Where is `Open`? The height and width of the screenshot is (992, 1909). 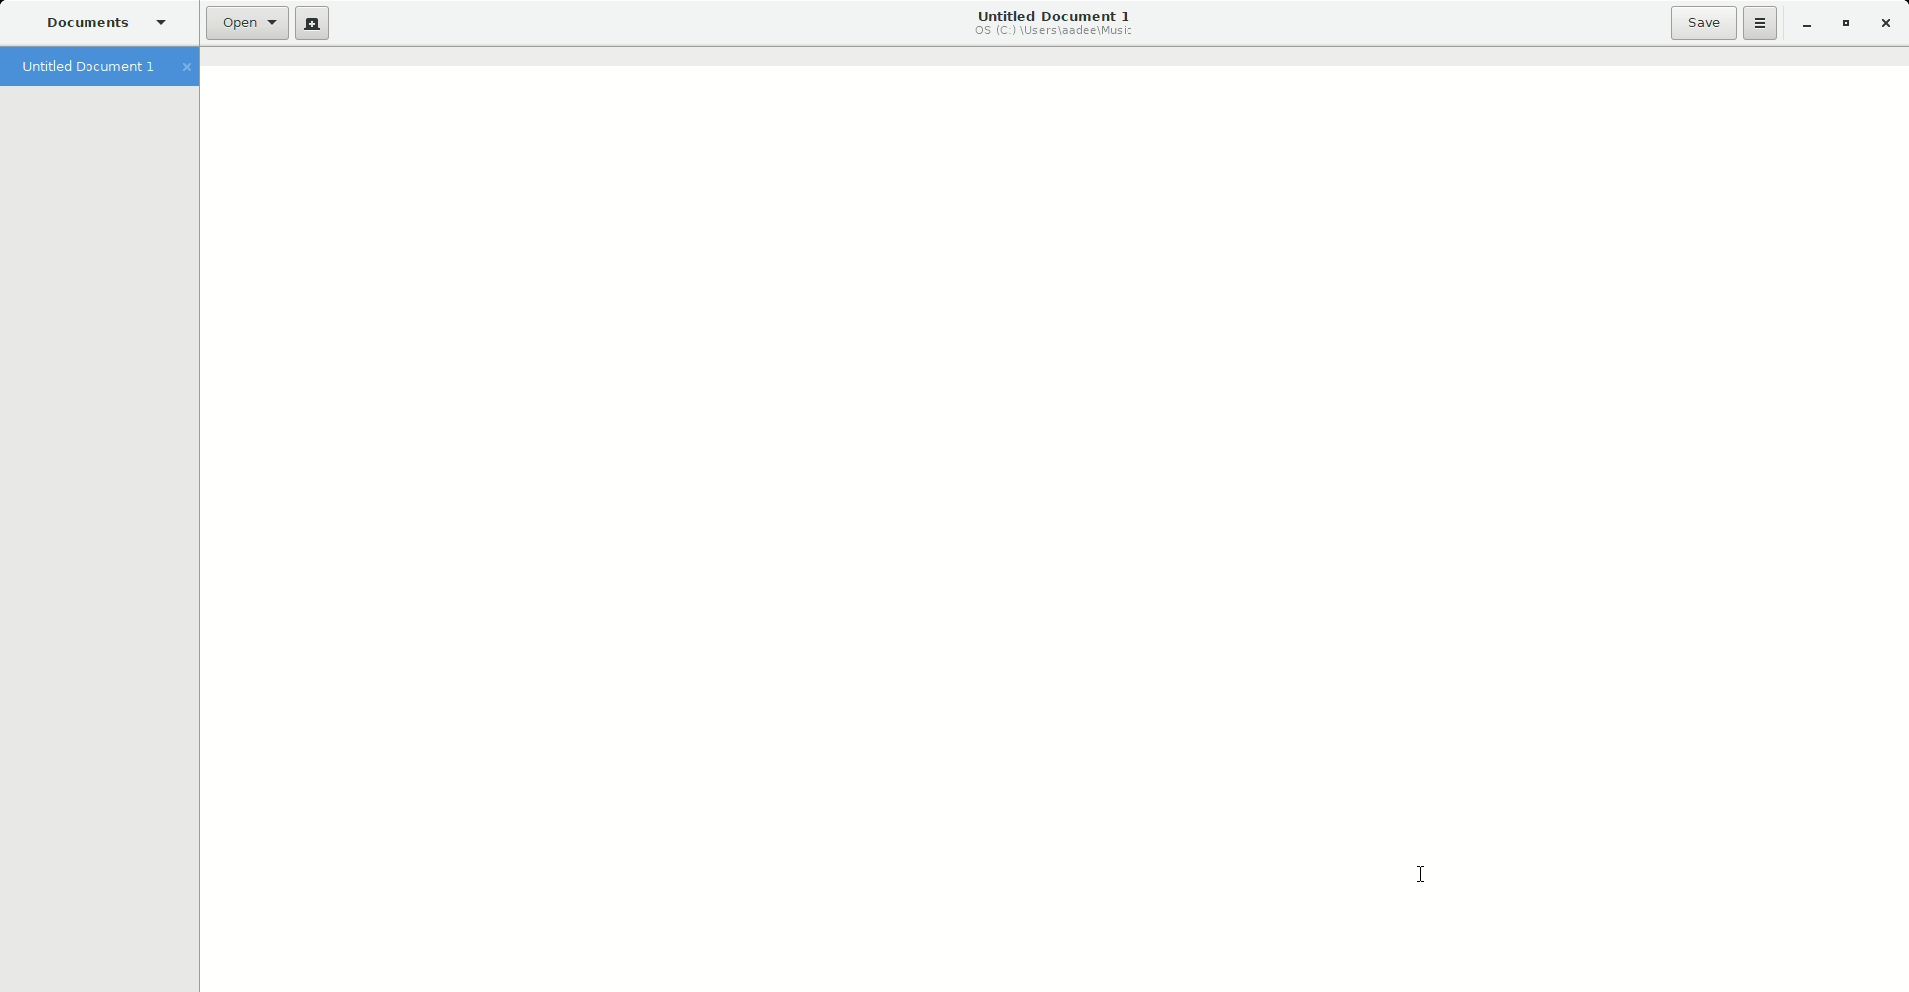 Open is located at coordinates (241, 23).